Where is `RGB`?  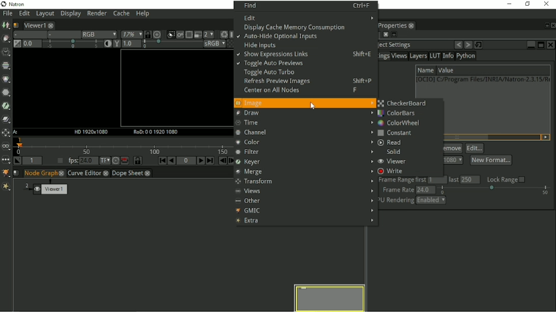 RGB is located at coordinates (97, 34).